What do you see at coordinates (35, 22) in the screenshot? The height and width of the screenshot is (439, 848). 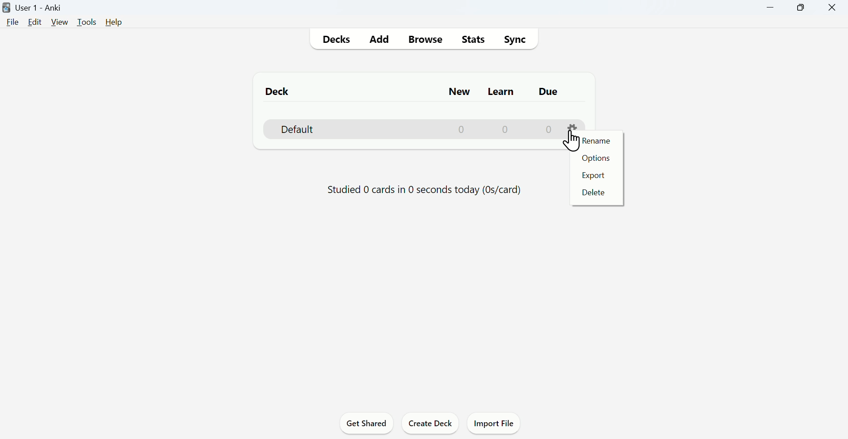 I see `Edit` at bounding box center [35, 22].